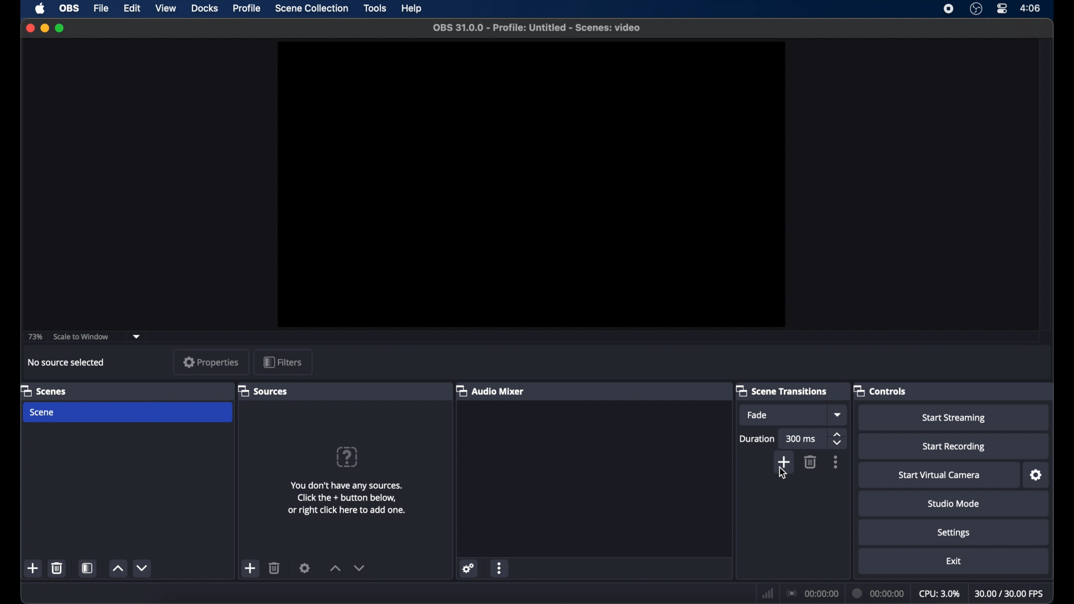  What do you see at coordinates (783, 390) in the screenshot?
I see `scene transitions` at bounding box center [783, 390].